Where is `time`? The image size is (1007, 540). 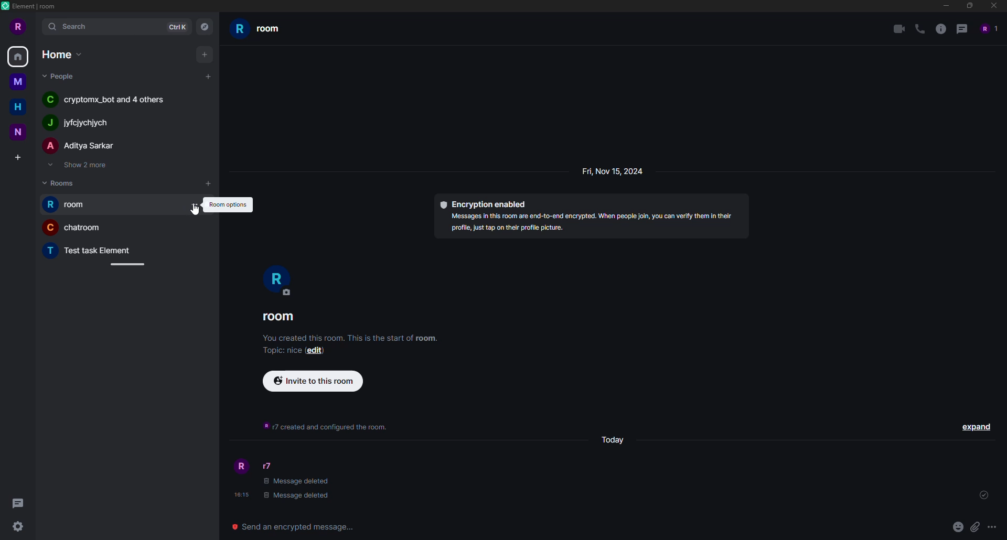 time is located at coordinates (240, 495).